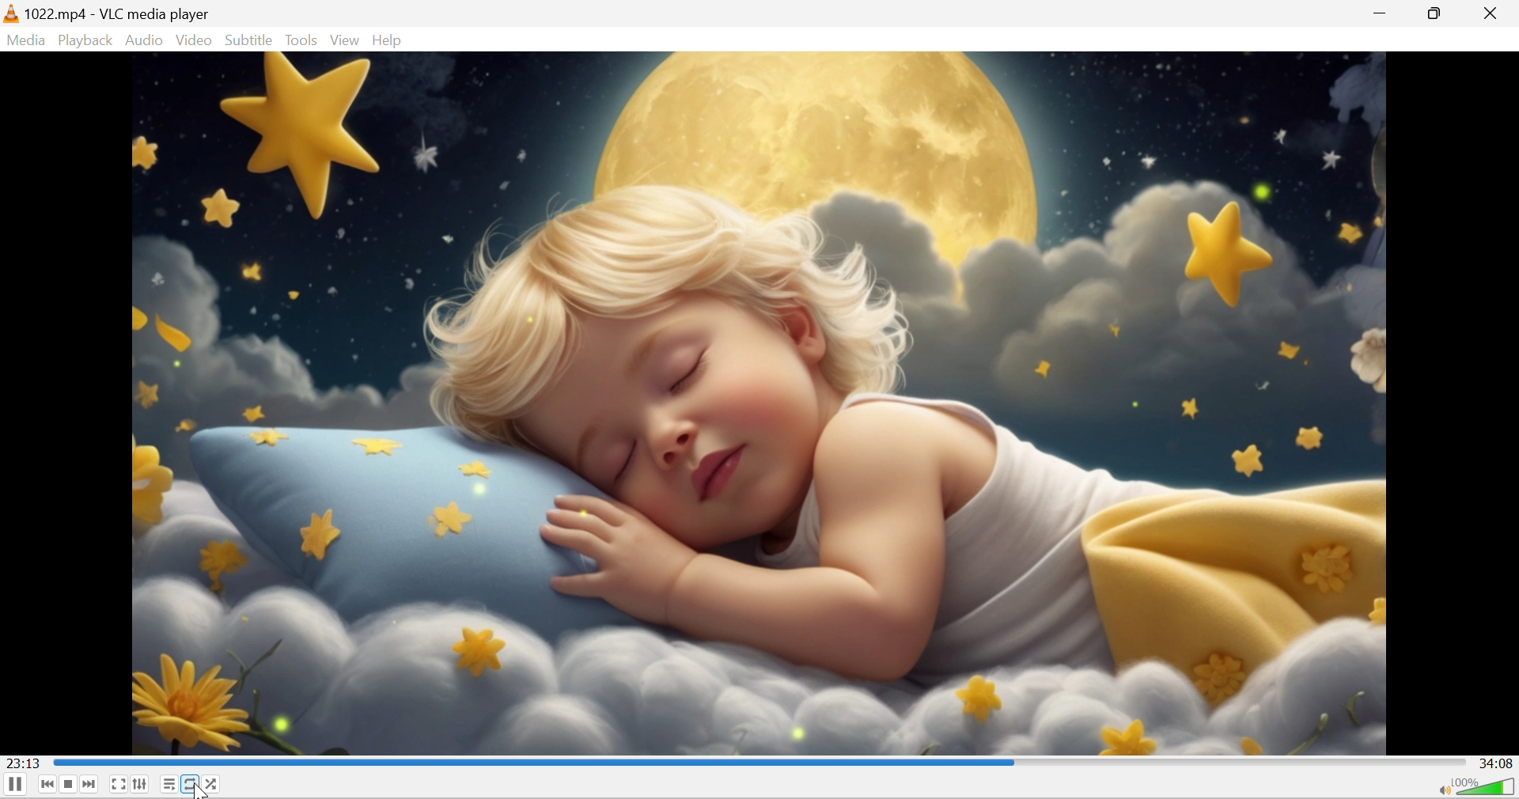 The width and height of the screenshot is (1519, 799). I want to click on 1022.mp4 - VLC media player, so click(117, 13).